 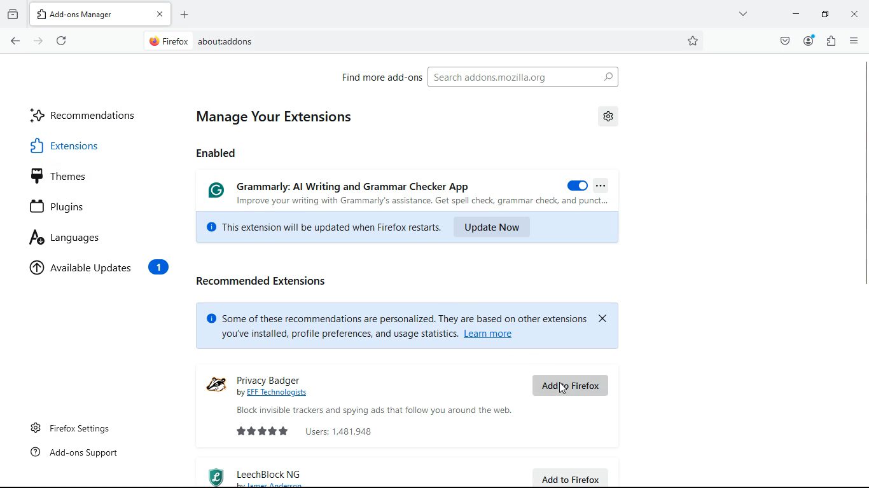 What do you see at coordinates (272, 281) in the screenshot?
I see `recommended extensions` at bounding box center [272, 281].